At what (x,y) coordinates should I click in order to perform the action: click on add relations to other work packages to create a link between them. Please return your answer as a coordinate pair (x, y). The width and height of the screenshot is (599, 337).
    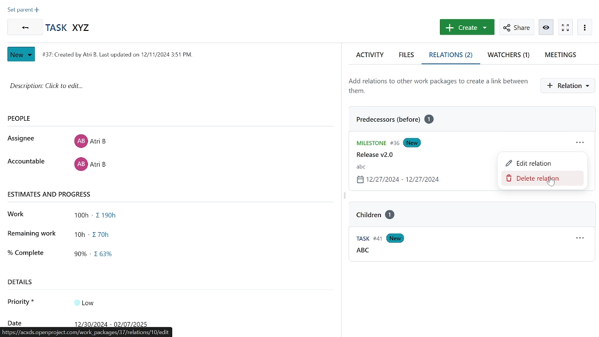
    Looking at the image, I should click on (438, 86).